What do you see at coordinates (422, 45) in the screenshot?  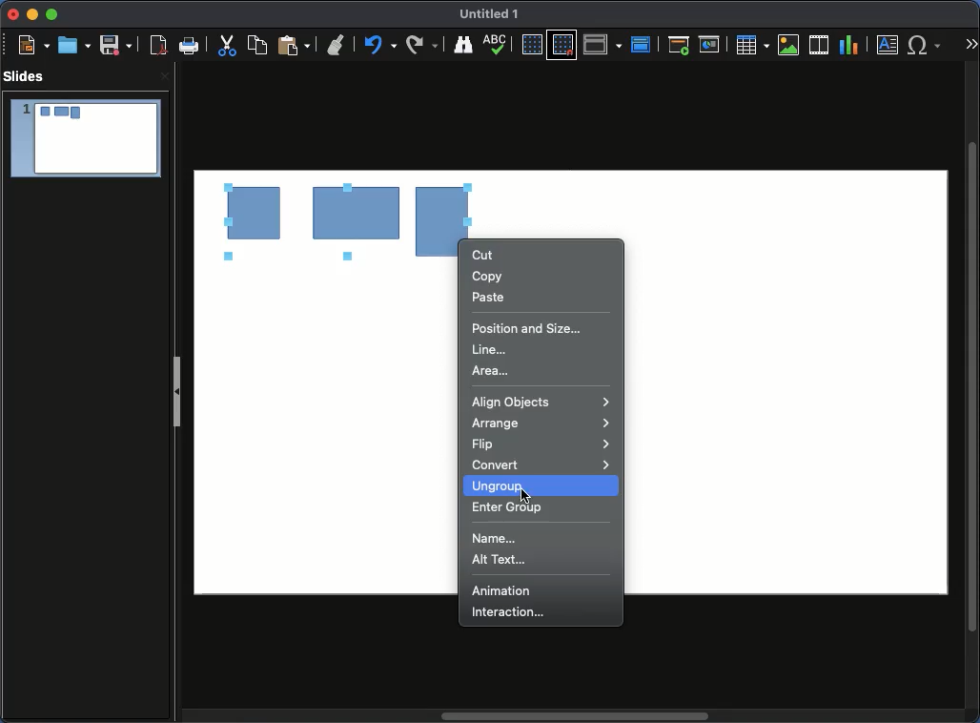 I see `Finding` at bounding box center [422, 45].